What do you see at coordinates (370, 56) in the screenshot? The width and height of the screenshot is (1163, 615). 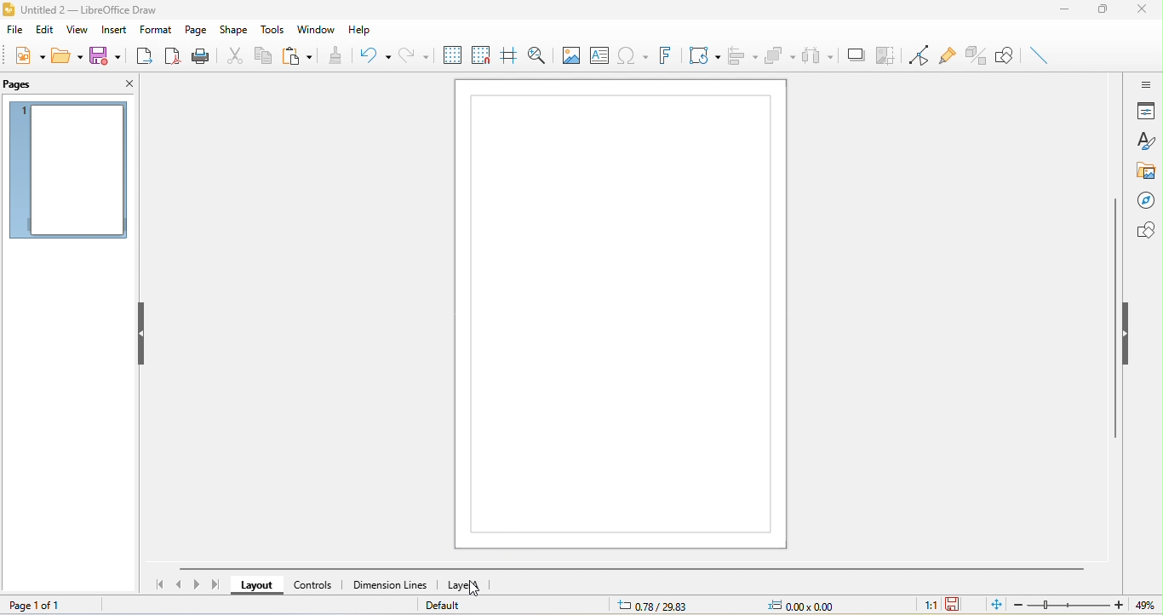 I see `undo` at bounding box center [370, 56].